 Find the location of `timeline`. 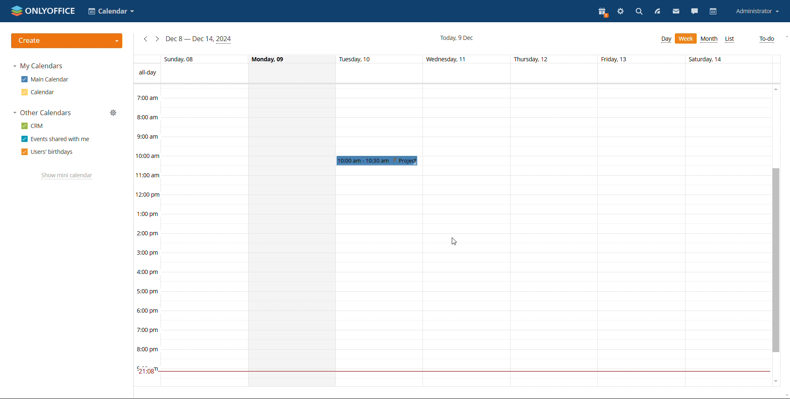

timeline is located at coordinates (146, 235).